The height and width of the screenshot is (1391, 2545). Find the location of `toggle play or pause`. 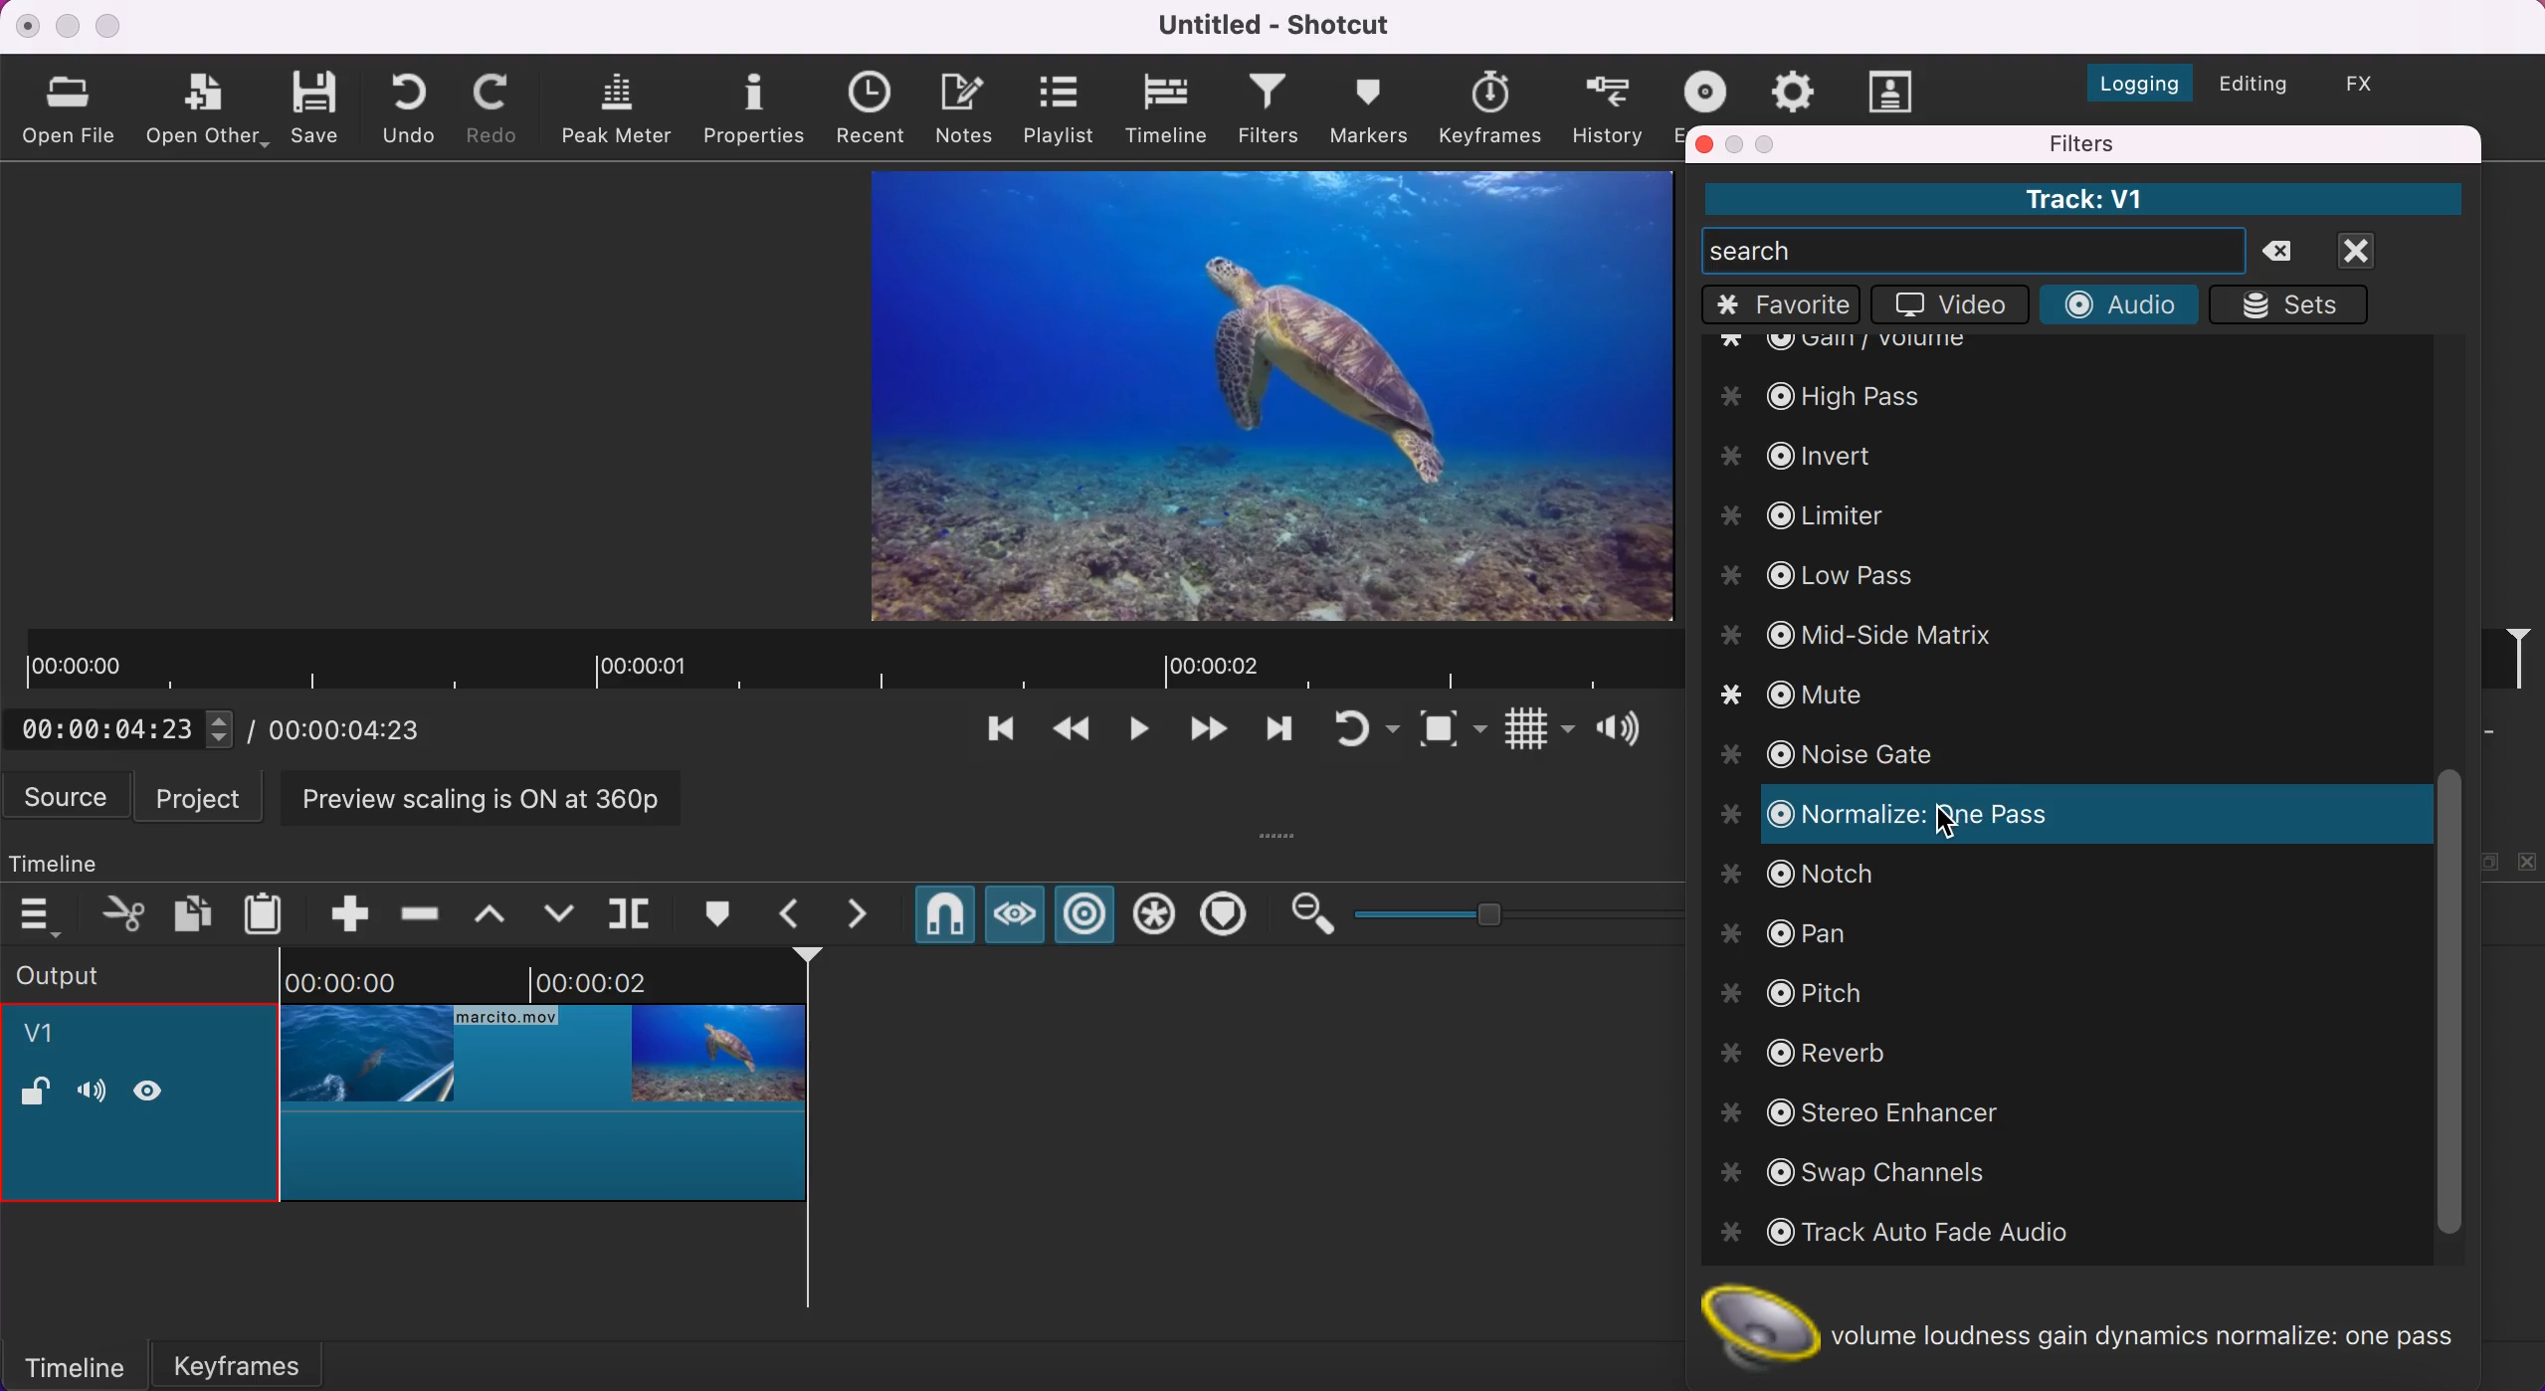

toggle play or pause is located at coordinates (1139, 735).